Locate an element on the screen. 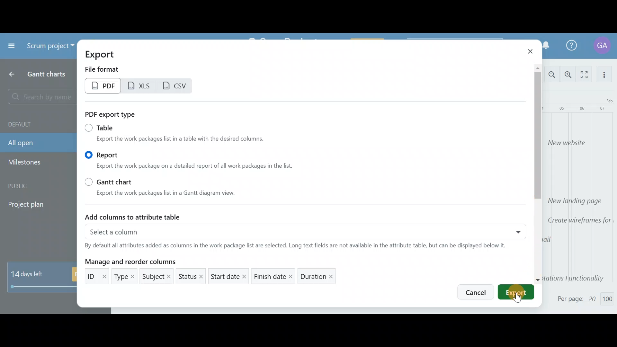  Table is located at coordinates (105, 128).